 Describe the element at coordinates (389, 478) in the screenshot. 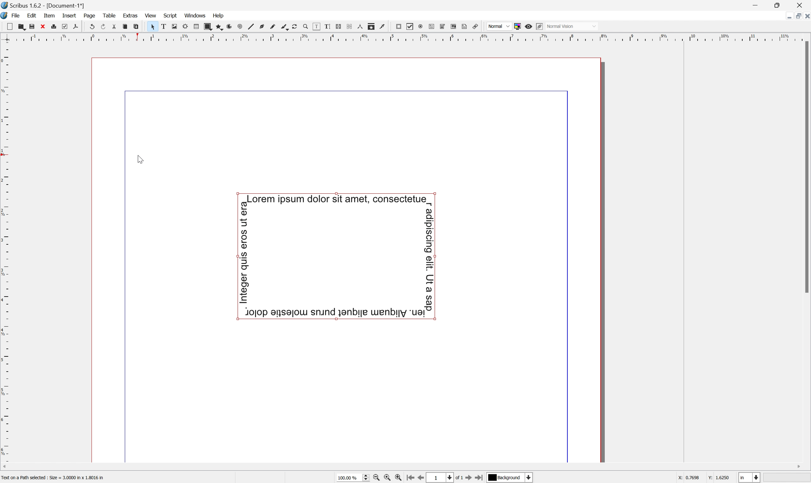

I see `Zoom to 100%` at that location.